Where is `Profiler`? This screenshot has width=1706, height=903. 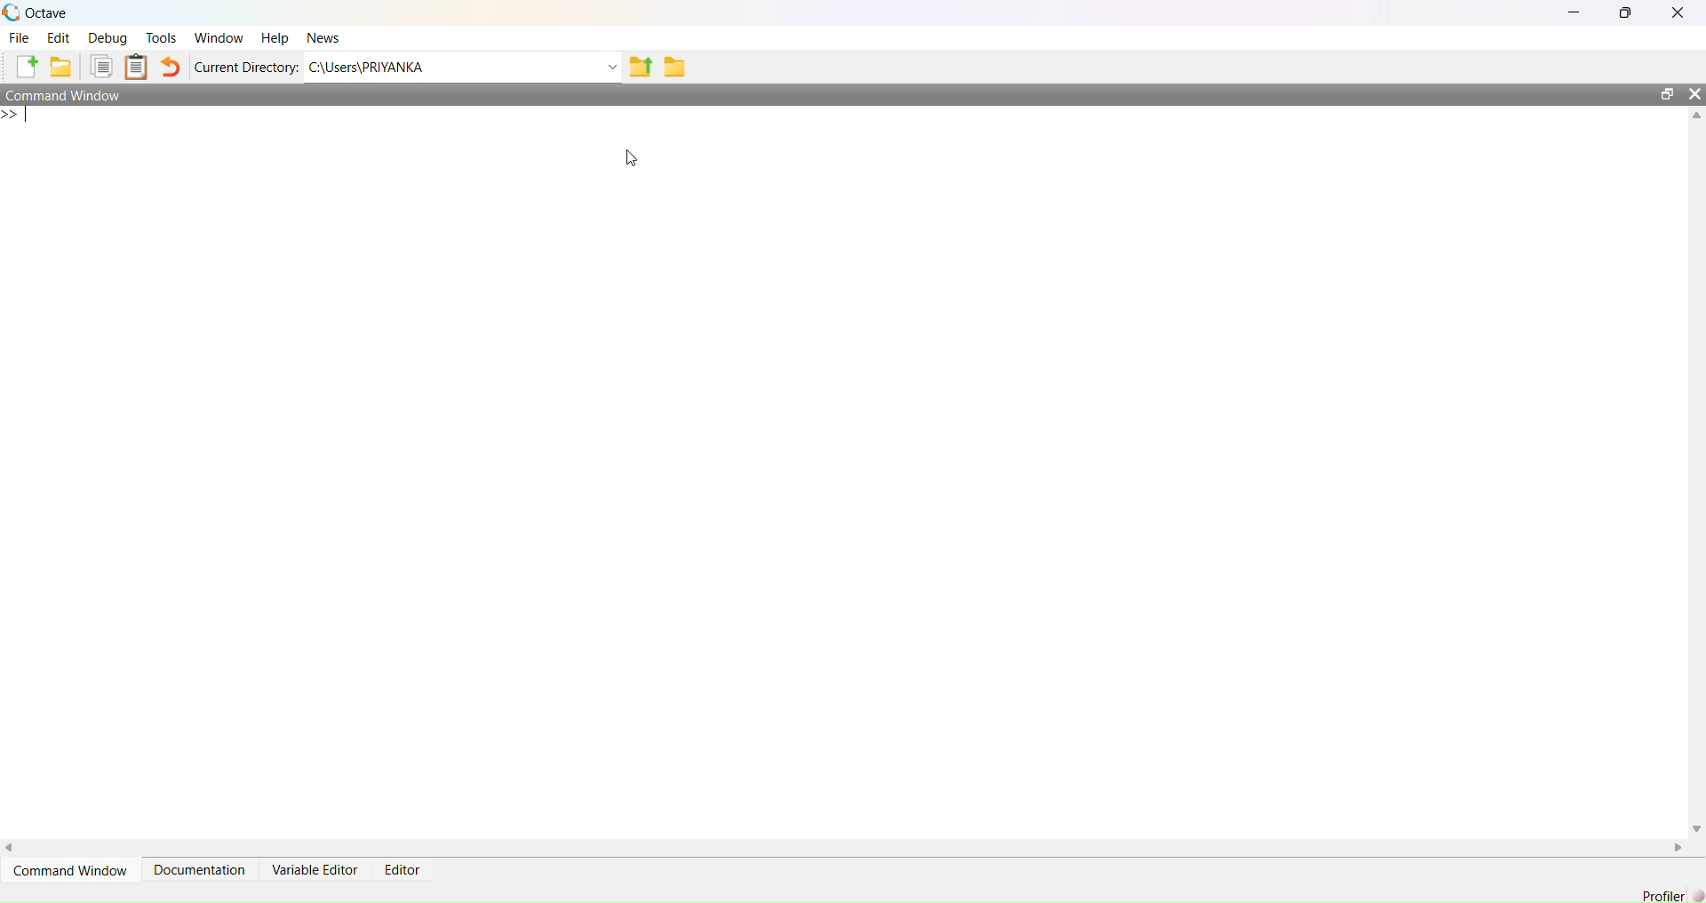
Profiler is located at coordinates (1662, 895).